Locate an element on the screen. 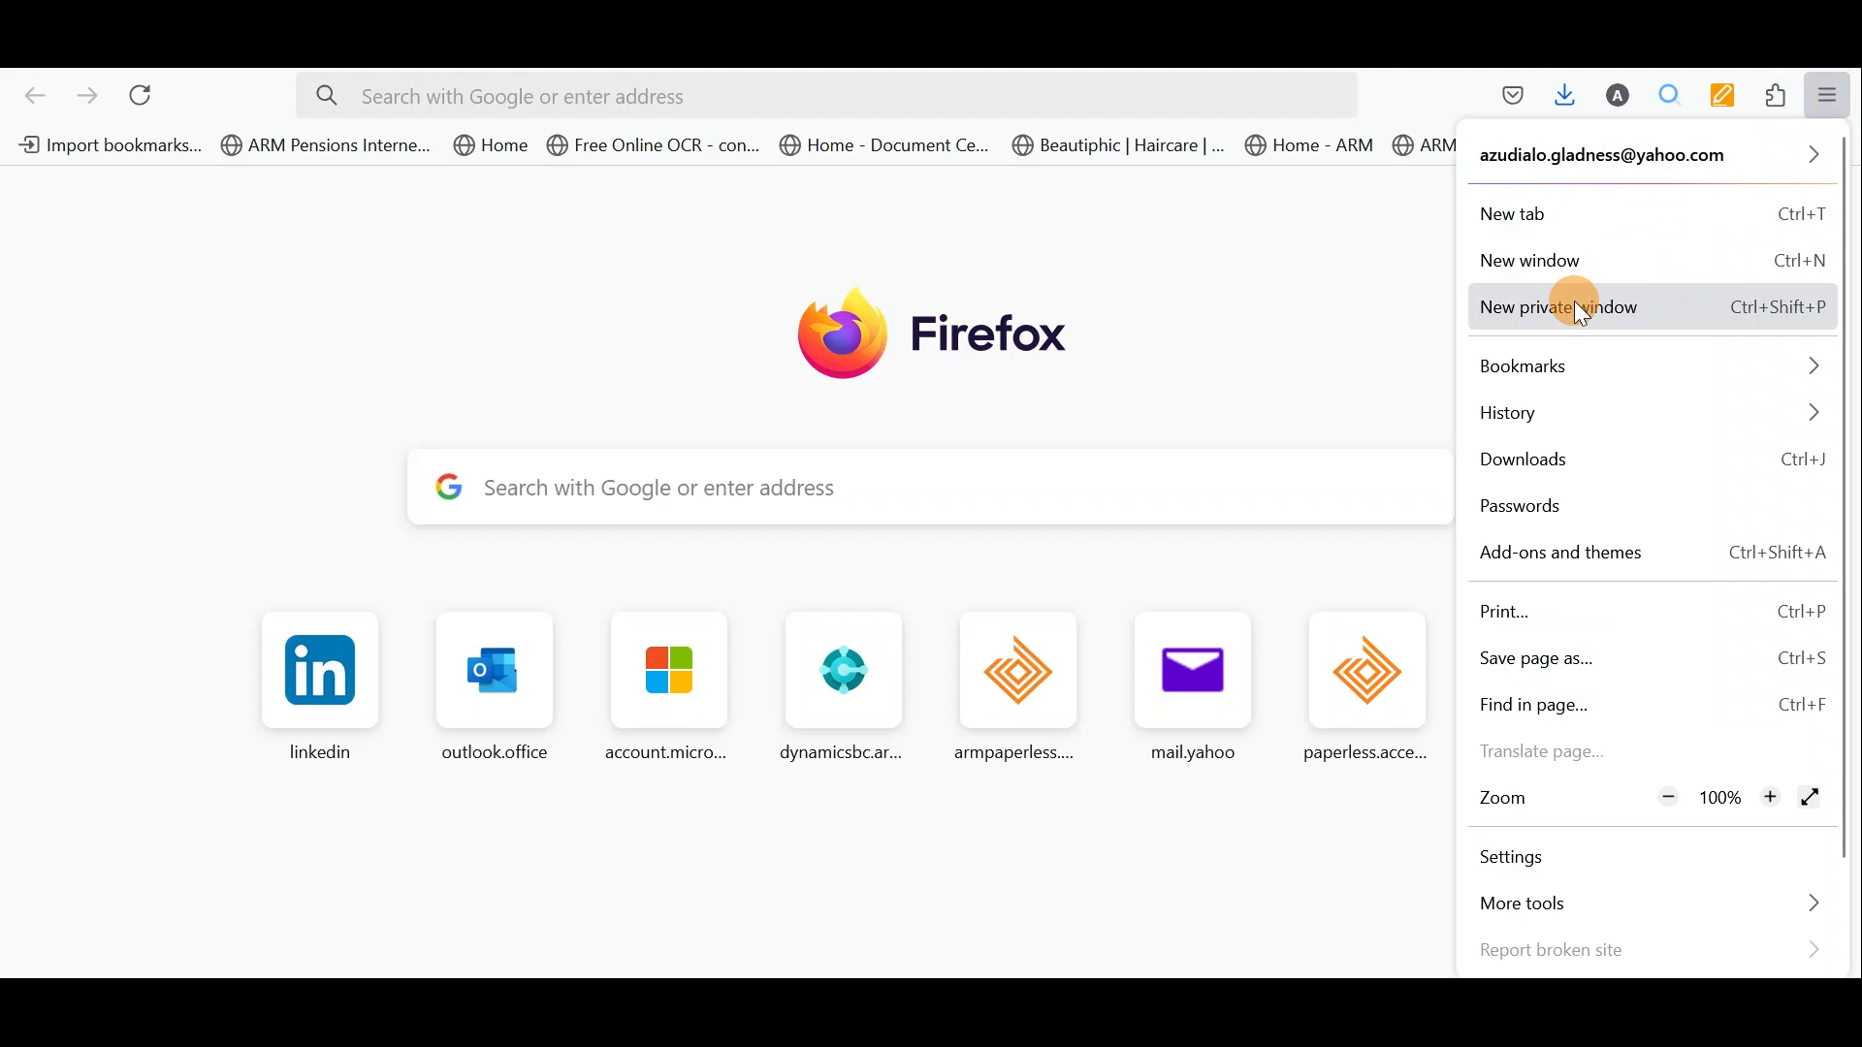  Passwords is located at coordinates (1585, 509).